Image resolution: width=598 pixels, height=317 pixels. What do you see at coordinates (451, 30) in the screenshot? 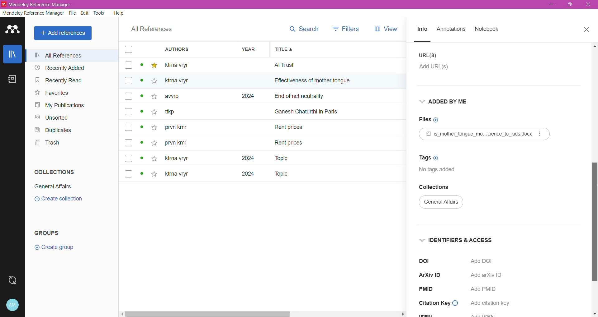
I see `Annotations` at bounding box center [451, 30].